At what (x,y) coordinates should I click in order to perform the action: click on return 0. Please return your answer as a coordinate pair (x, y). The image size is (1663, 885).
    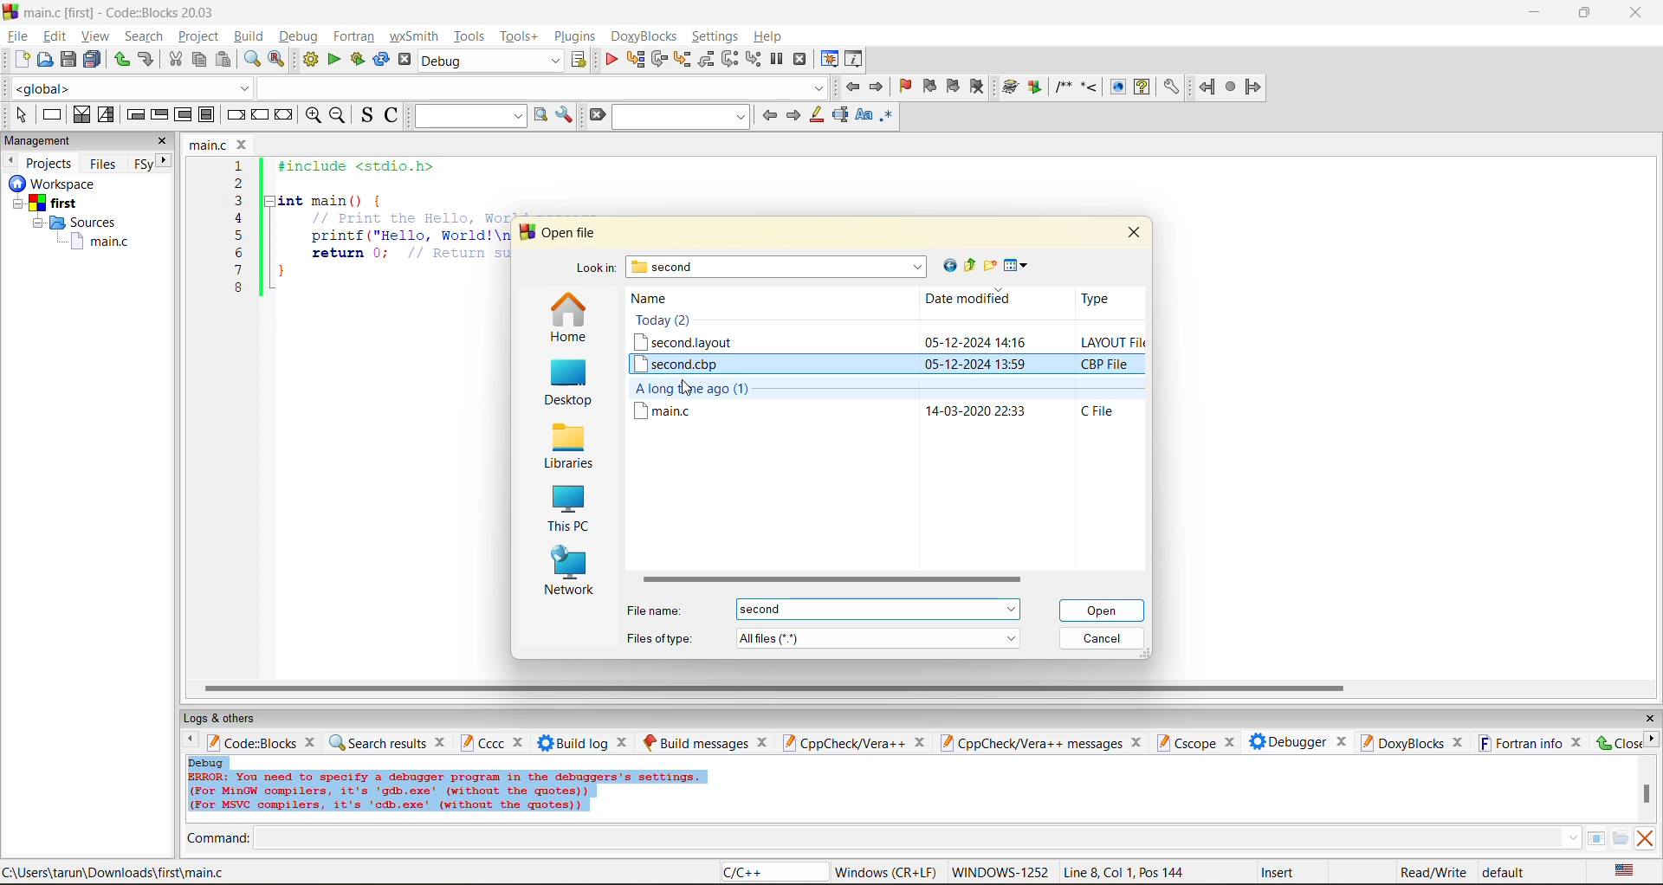
    Looking at the image, I should click on (410, 253).